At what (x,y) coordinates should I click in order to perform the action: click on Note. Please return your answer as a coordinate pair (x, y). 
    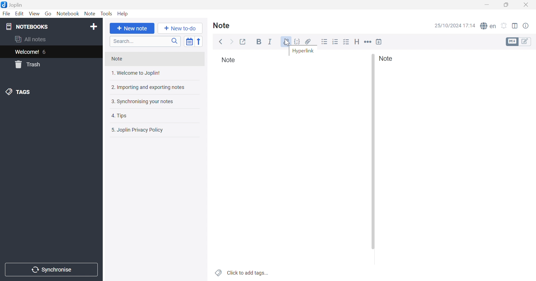
    Looking at the image, I should click on (388, 59).